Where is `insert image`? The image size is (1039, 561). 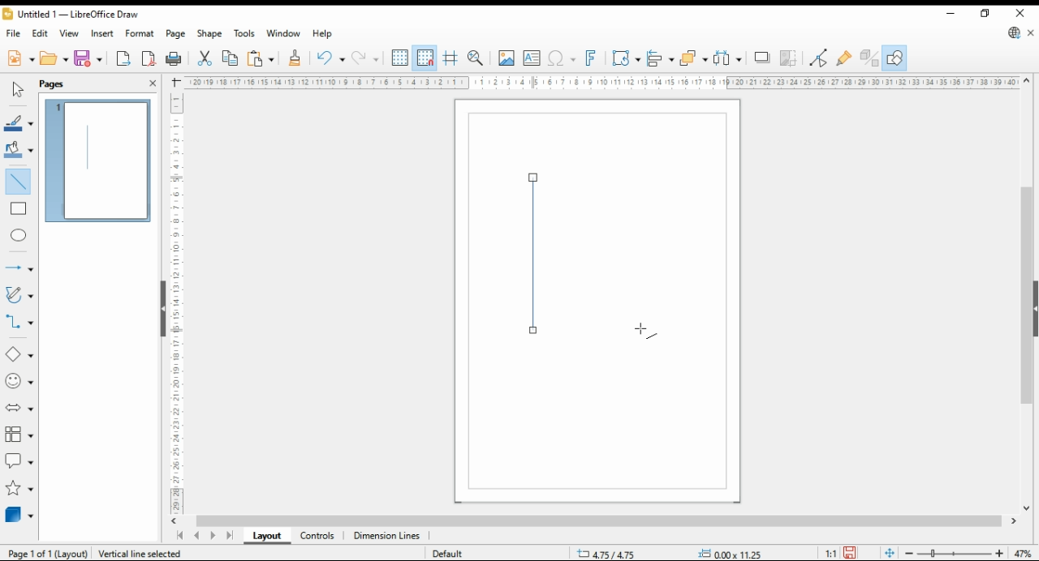 insert image is located at coordinates (506, 58).